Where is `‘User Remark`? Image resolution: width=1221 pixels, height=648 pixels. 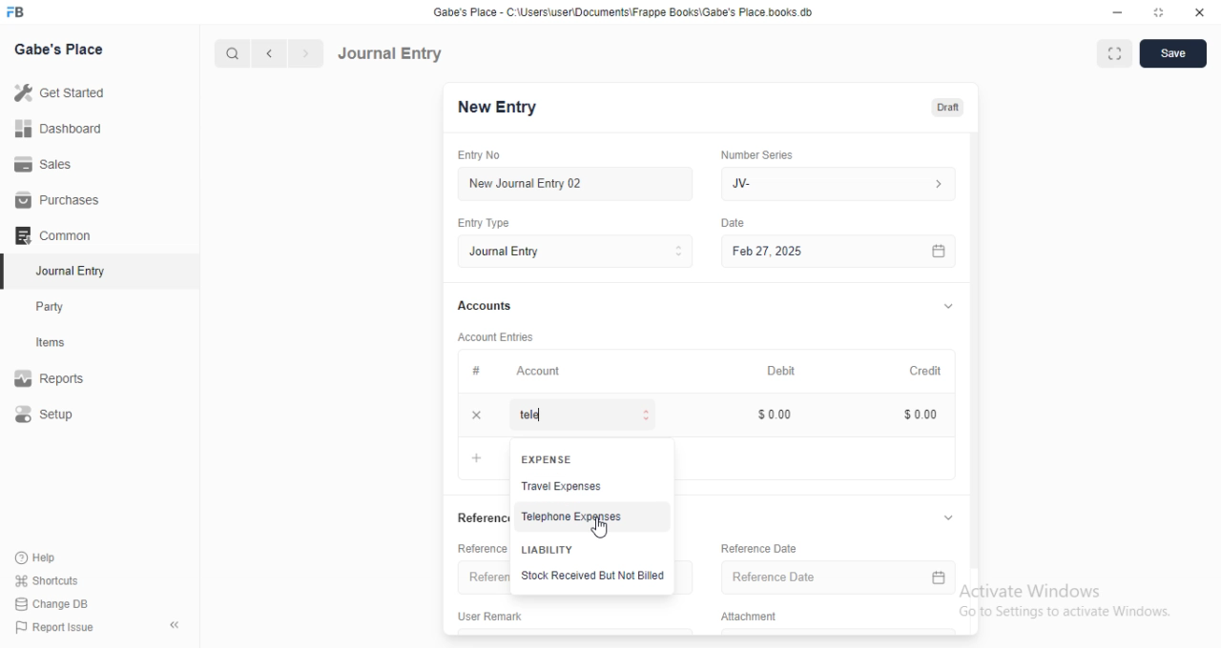
‘User Remark is located at coordinates (491, 615).